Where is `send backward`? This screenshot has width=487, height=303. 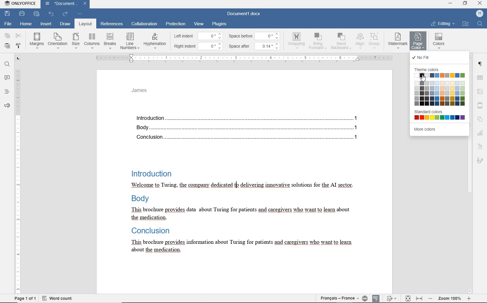 send backward is located at coordinates (340, 42).